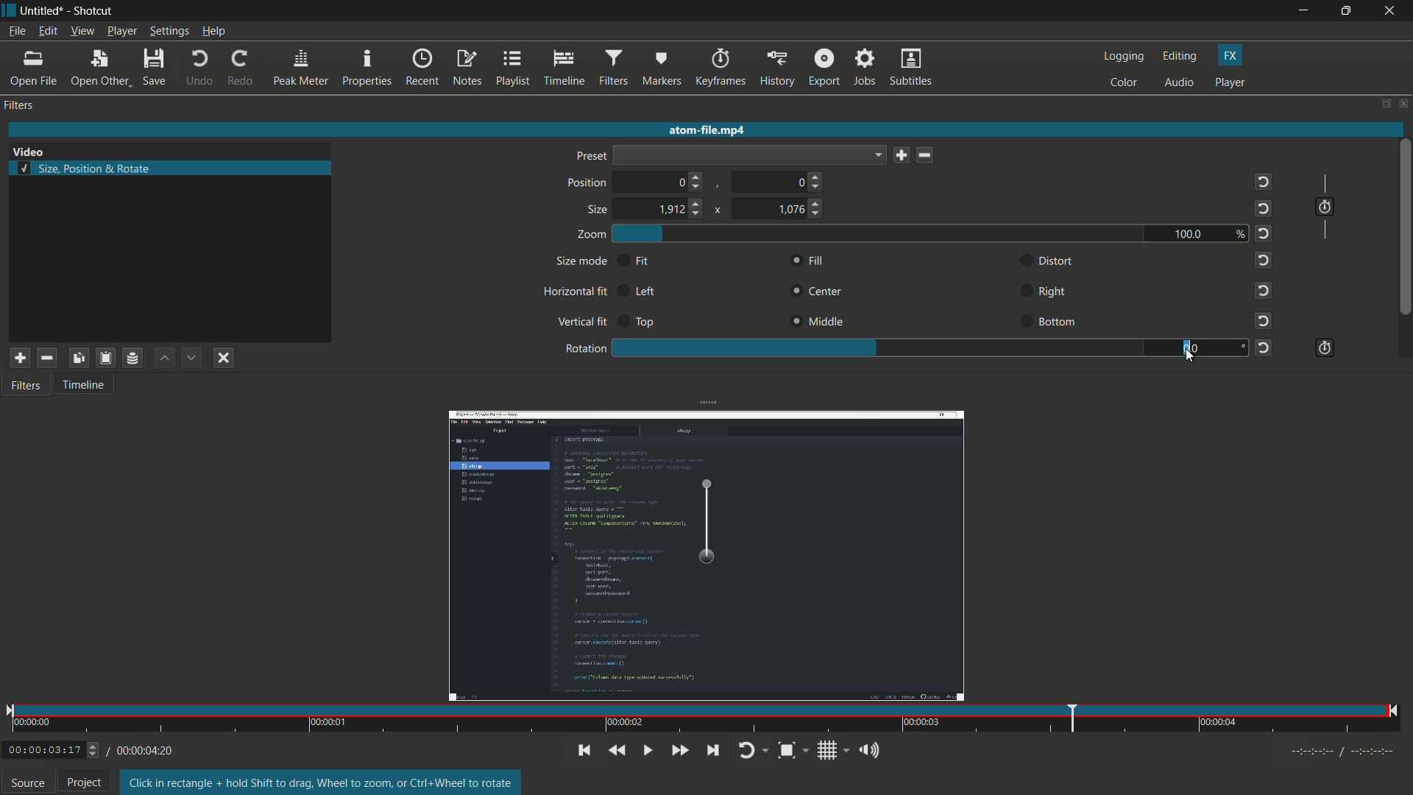 The image size is (1413, 795). What do you see at coordinates (584, 350) in the screenshot?
I see `rotation` at bounding box center [584, 350].